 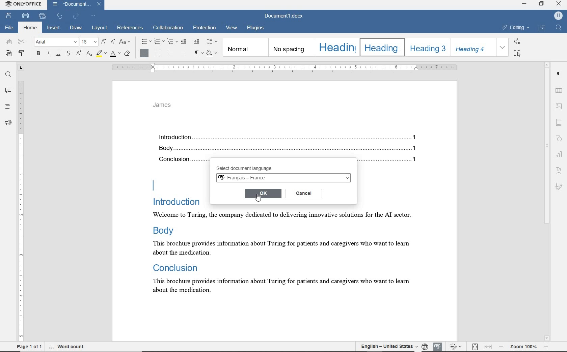 What do you see at coordinates (26, 16) in the screenshot?
I see `print` at bounding box center [26, 16].